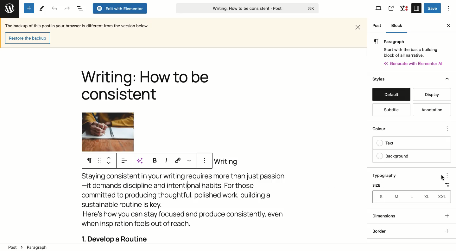  I want to click on Edit with elementor, so click(119, 9).